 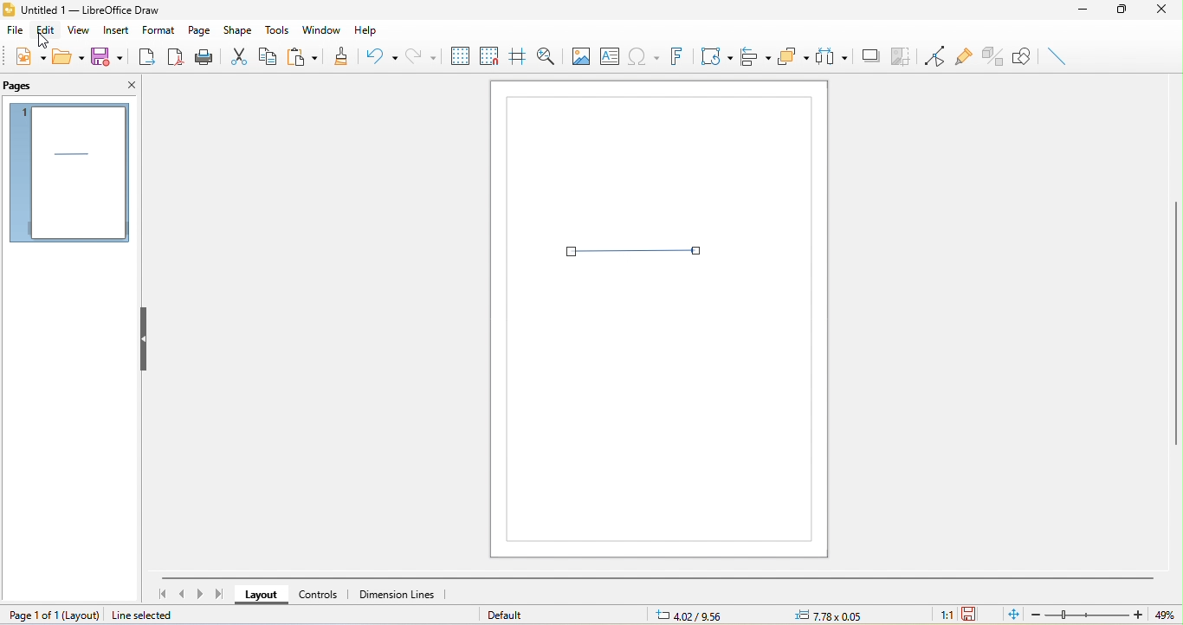 I want to click on layout, so click(x=258, y=596).